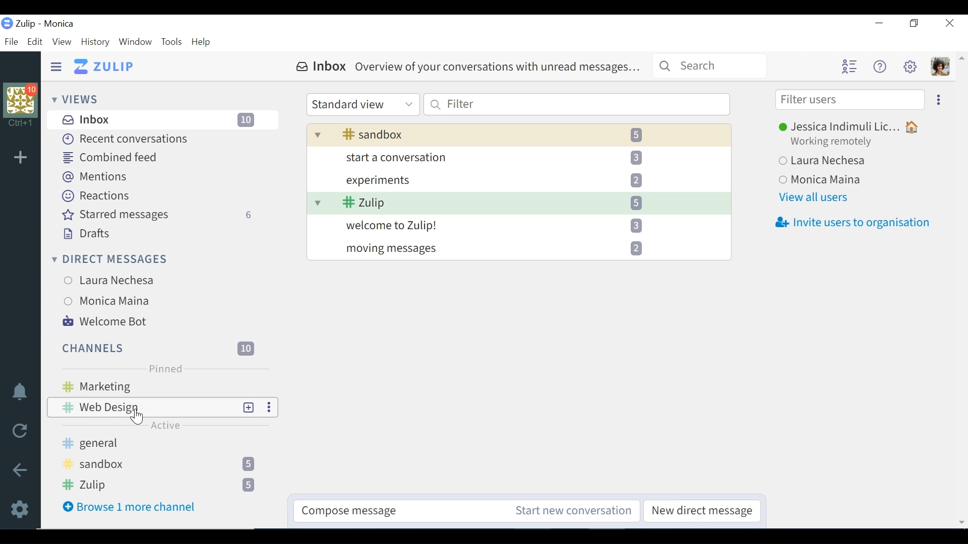 Image resolution: width=968 pixels, height=544 pixels. Describe the element at coordinates (710, 65) in the screenshot. I see `Search bar` at that location.